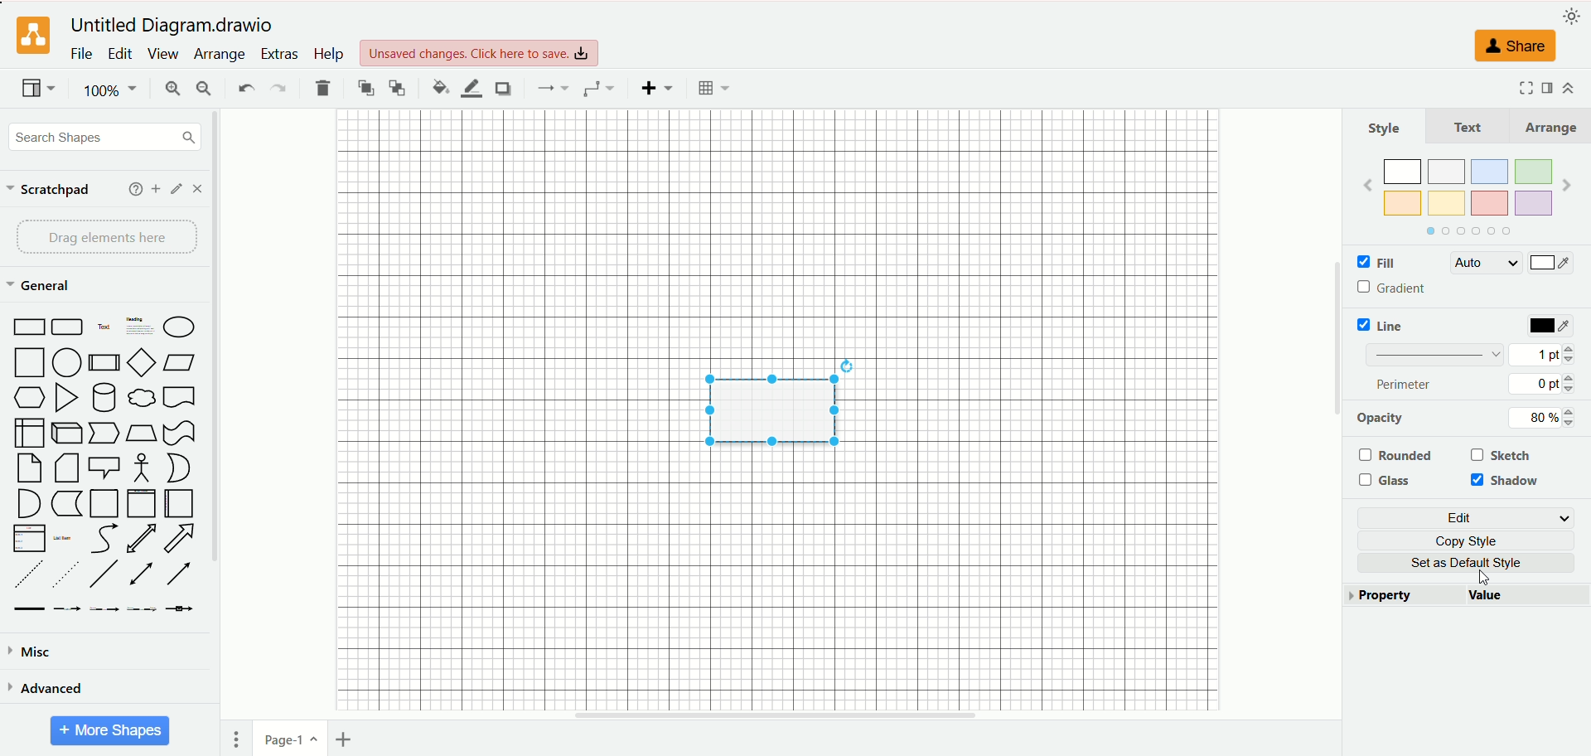 The image size is (1591, 756). Describe the element at coordinates (440, 87) in the screenshot. I see `fill color` at that location.